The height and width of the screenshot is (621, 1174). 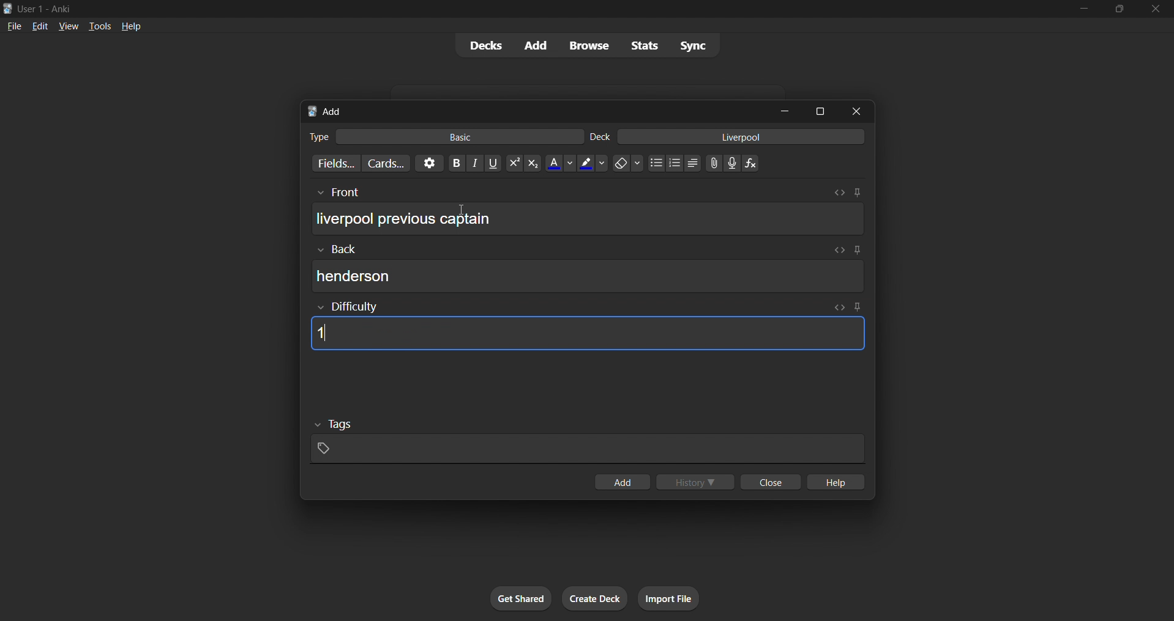 I want to click on view, so click(x=67, y=26).